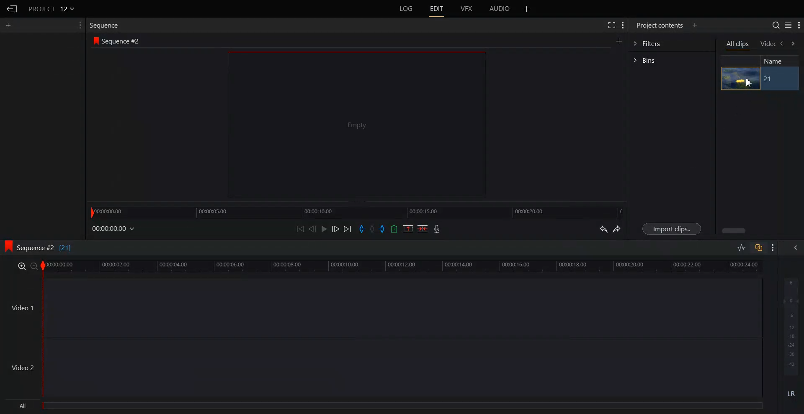 The width and height of the screenshot is (804, 414). Describe the element at coordinates (777, 61) in the screenshot. I see `Name` at that location.